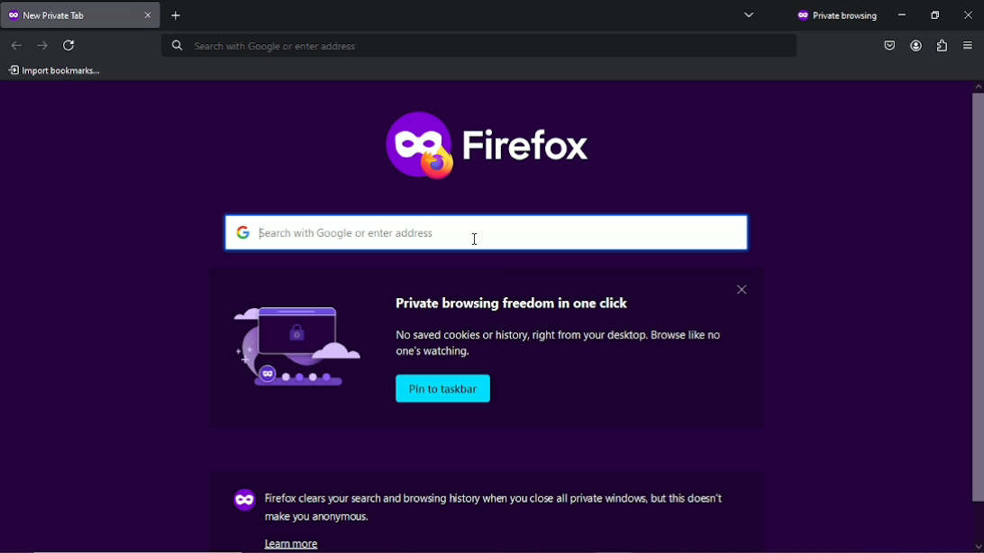  Describe the element at coordinates (318, 518) in the screenshot. I see `make you anonymous.` at that location.